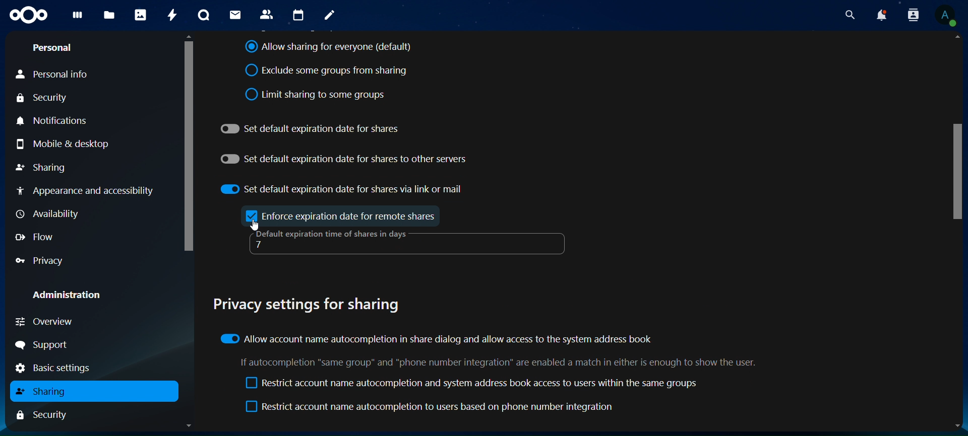  What do you see at coordinates (313, 303) in the screenshot?
I see `privacy settings for sharing` at bounding box center [313, 303].